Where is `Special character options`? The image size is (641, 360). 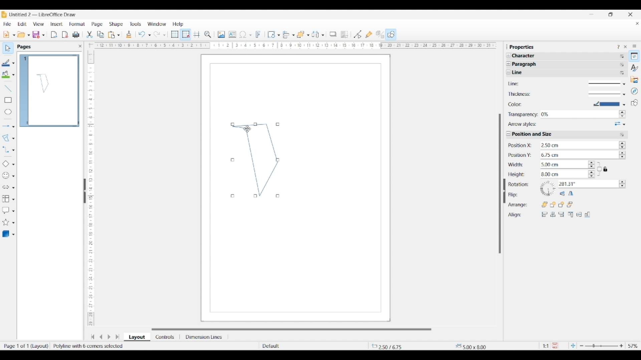 Special character options is located at coordinates (250, 35).